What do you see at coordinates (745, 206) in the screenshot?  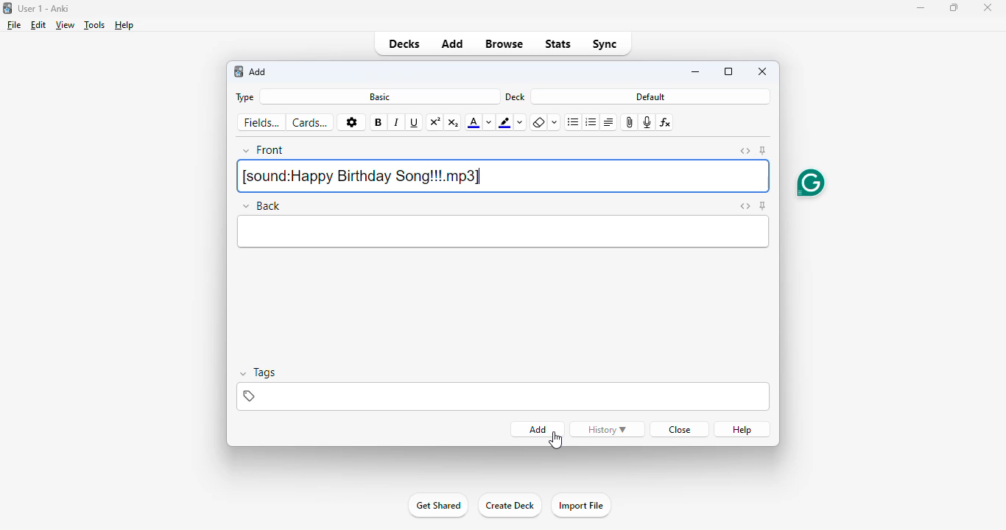 I see `toggle HTML editor` at bounding box center [745, 206].